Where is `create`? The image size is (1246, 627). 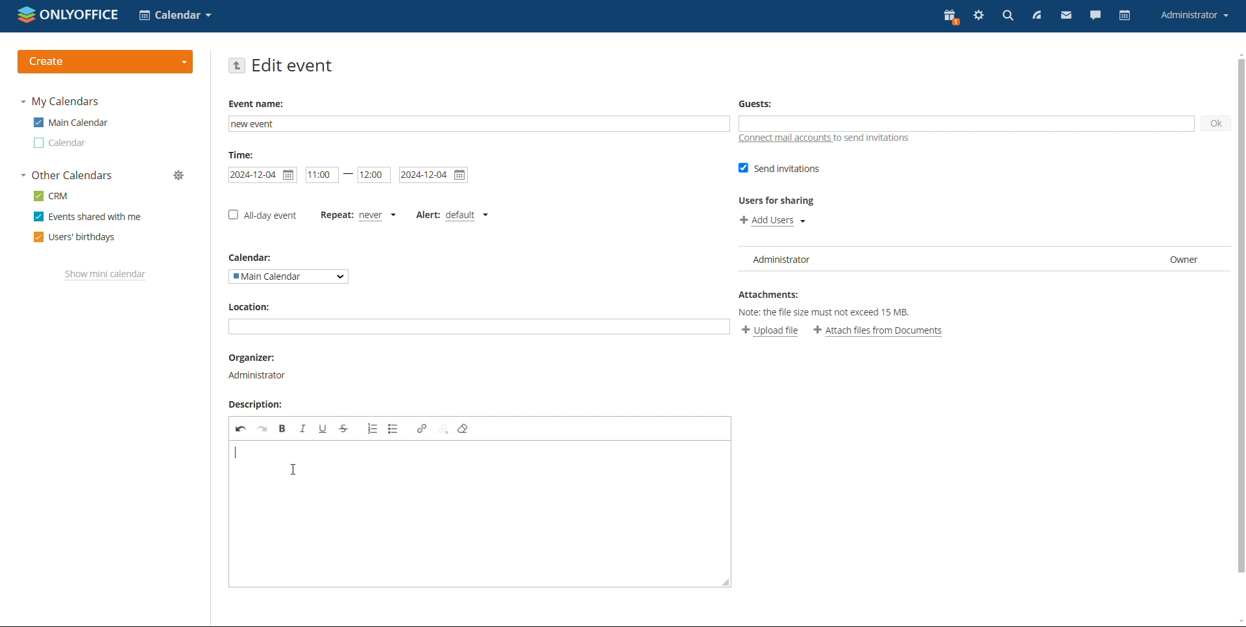 create is located at coordinates (106, 62).